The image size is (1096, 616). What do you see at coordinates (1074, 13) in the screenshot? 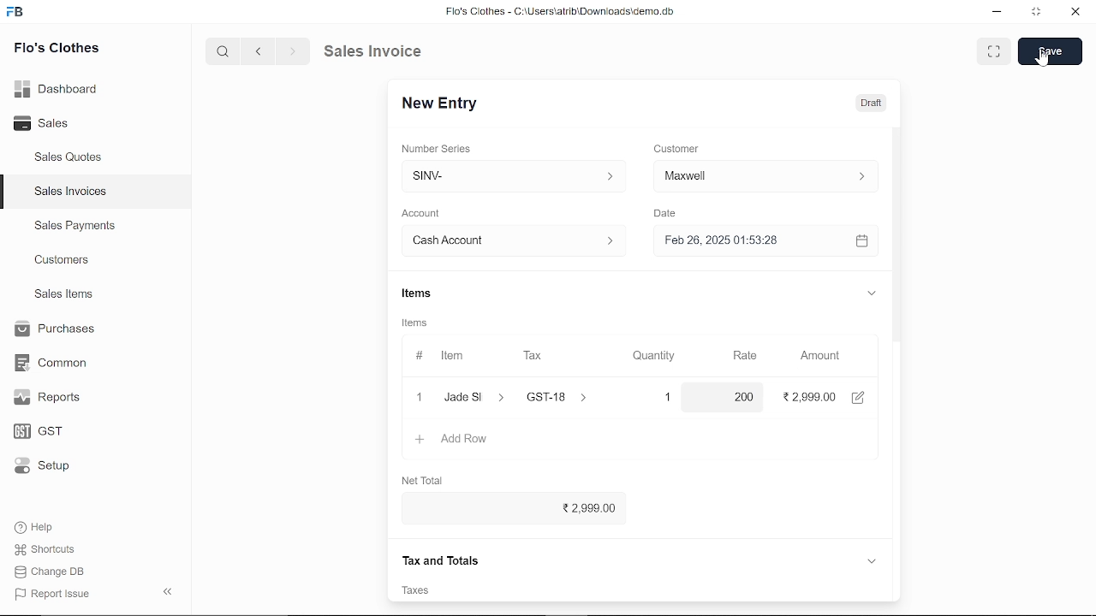
I see `close` at bounding box center [1074, 13].